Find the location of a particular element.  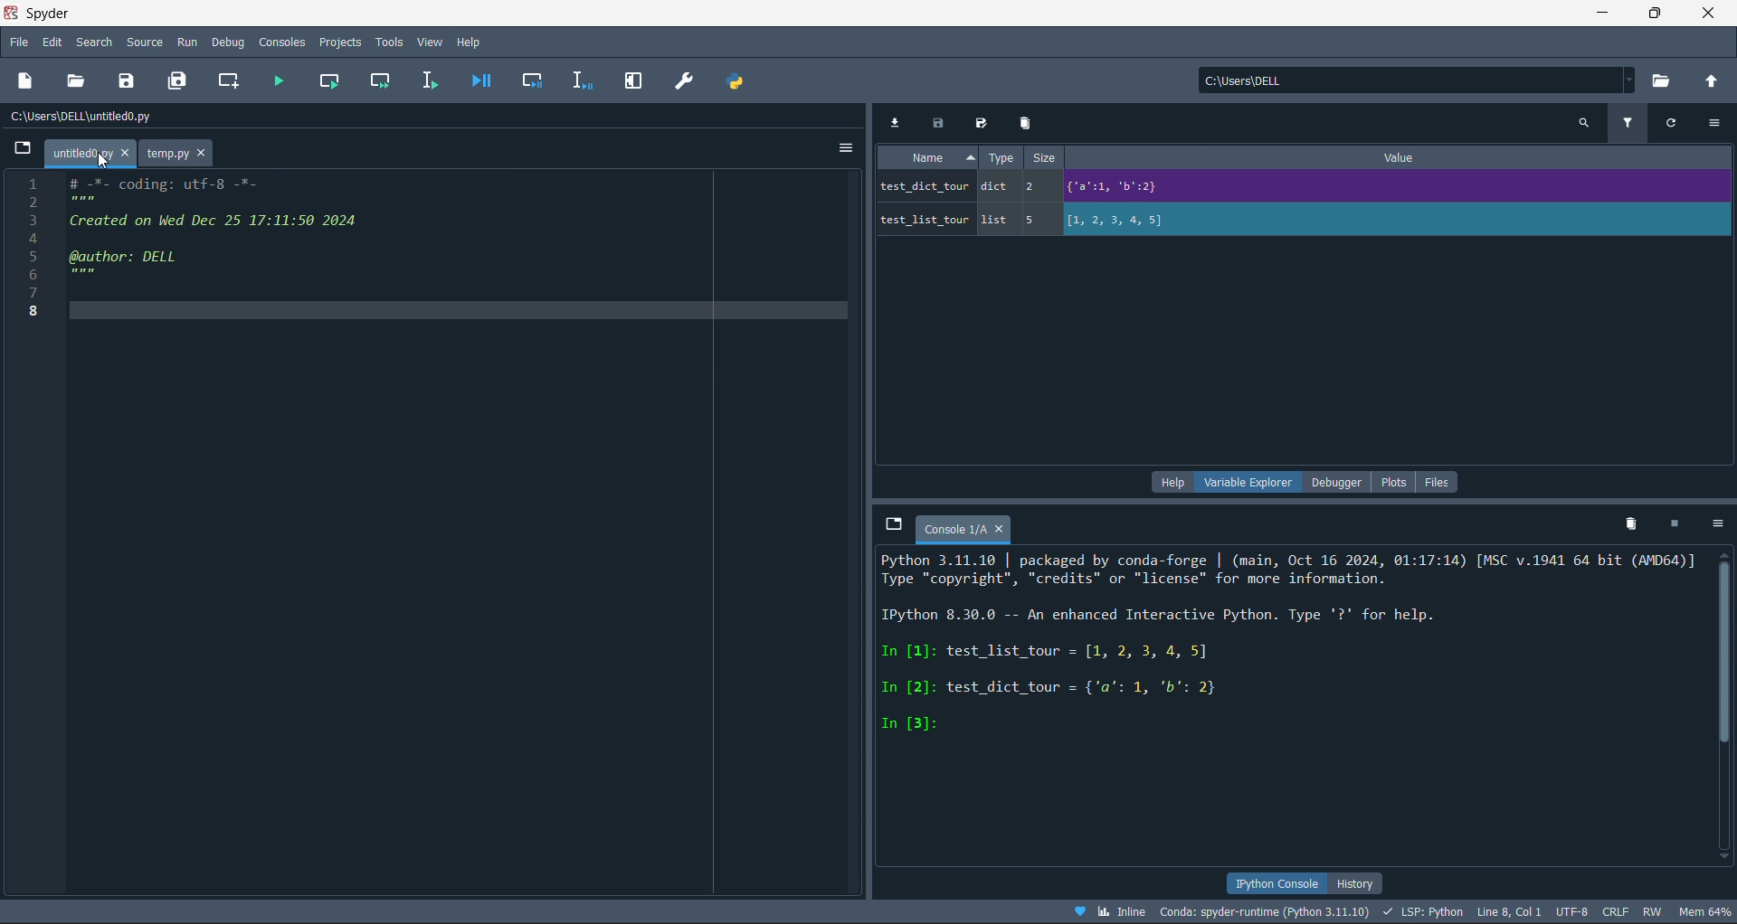

UTF-8 CRLF is located at coordinates (1595, 913).